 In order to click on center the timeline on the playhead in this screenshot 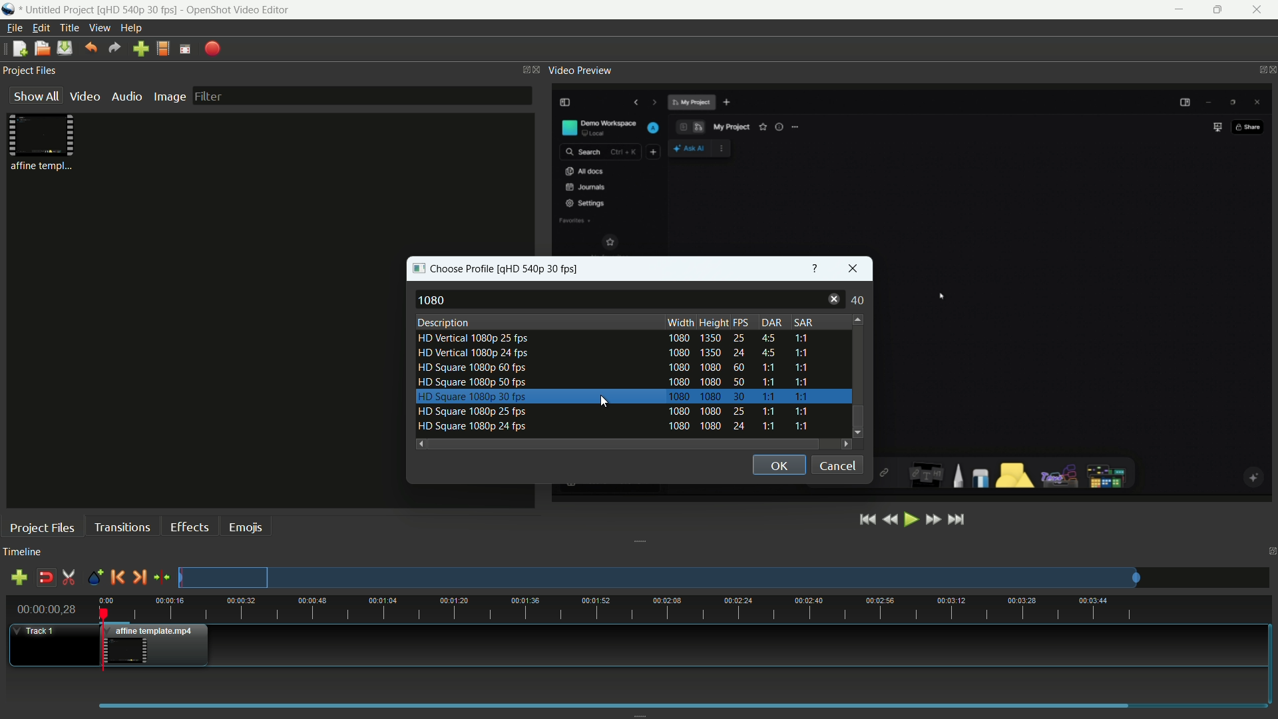, I will do `click(162, 577)`.